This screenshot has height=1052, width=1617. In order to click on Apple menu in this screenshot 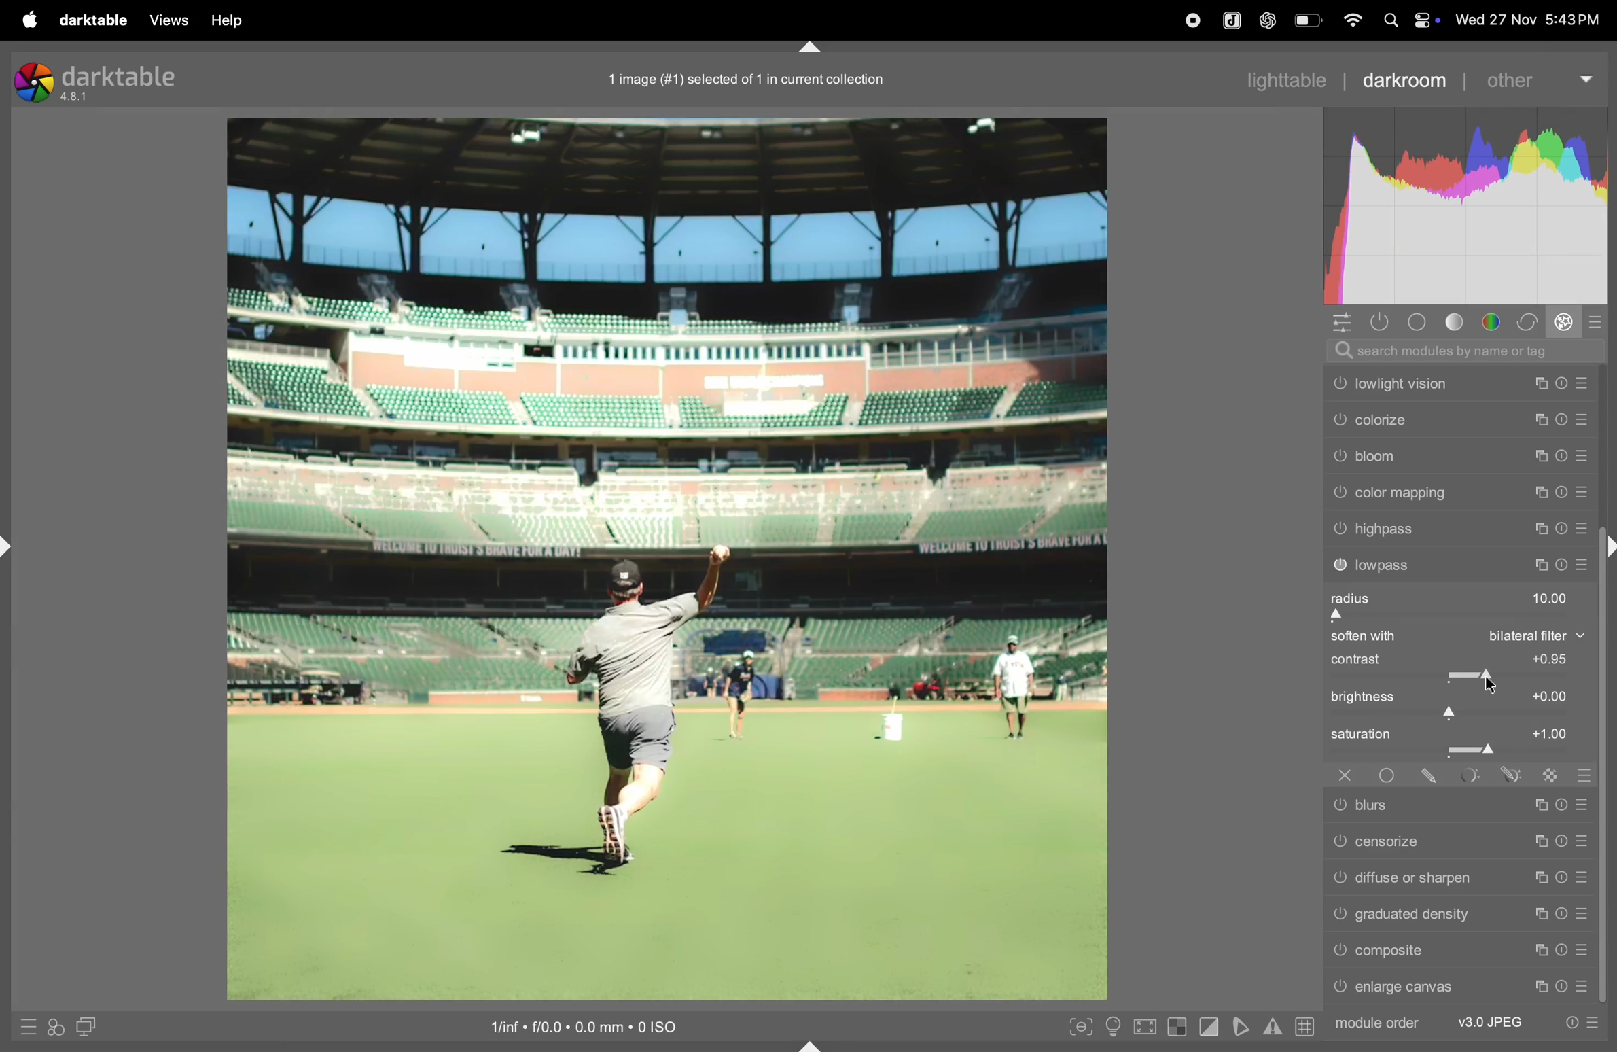, I will do `click(29, 20)`.